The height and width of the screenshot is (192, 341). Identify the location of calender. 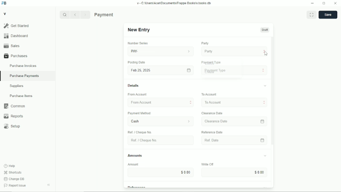
(263, 121).